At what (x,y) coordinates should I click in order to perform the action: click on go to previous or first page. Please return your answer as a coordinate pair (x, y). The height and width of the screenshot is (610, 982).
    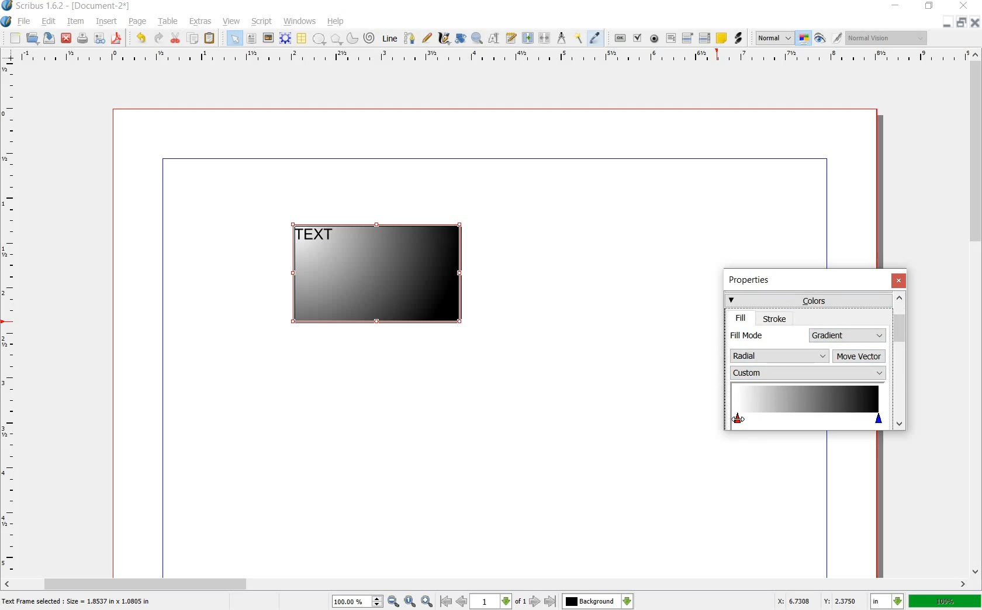
    Looking at the image, I should click on (452, 602).